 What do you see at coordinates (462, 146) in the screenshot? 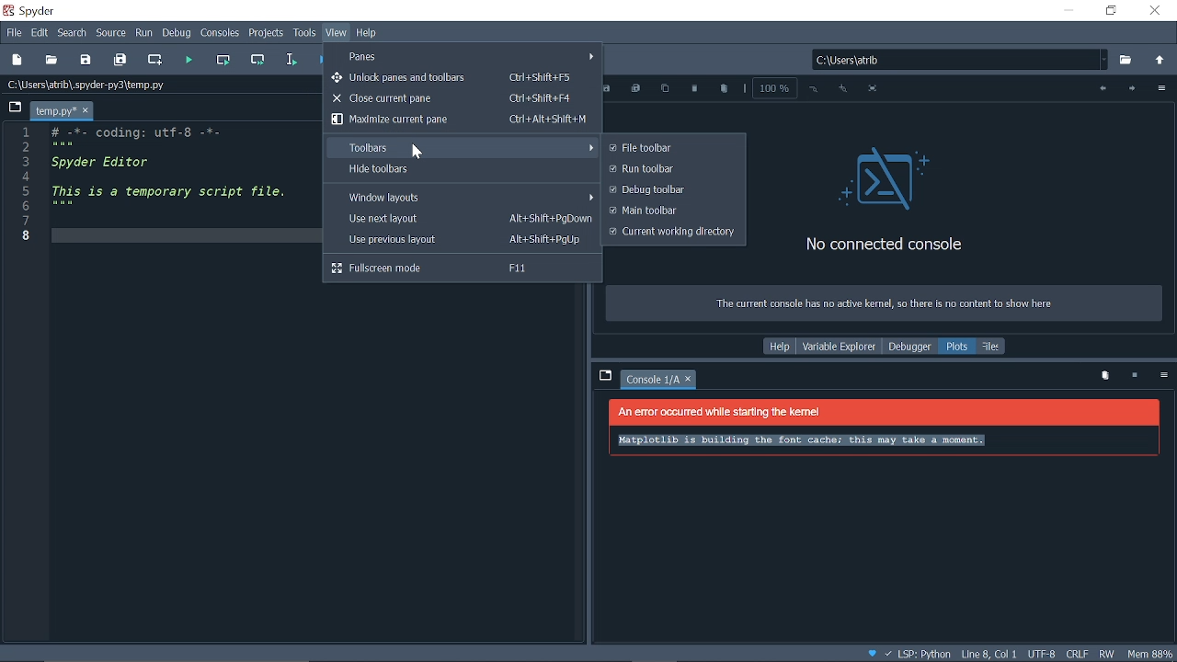
I see `Toolbars` at bounding box center [462, 146].